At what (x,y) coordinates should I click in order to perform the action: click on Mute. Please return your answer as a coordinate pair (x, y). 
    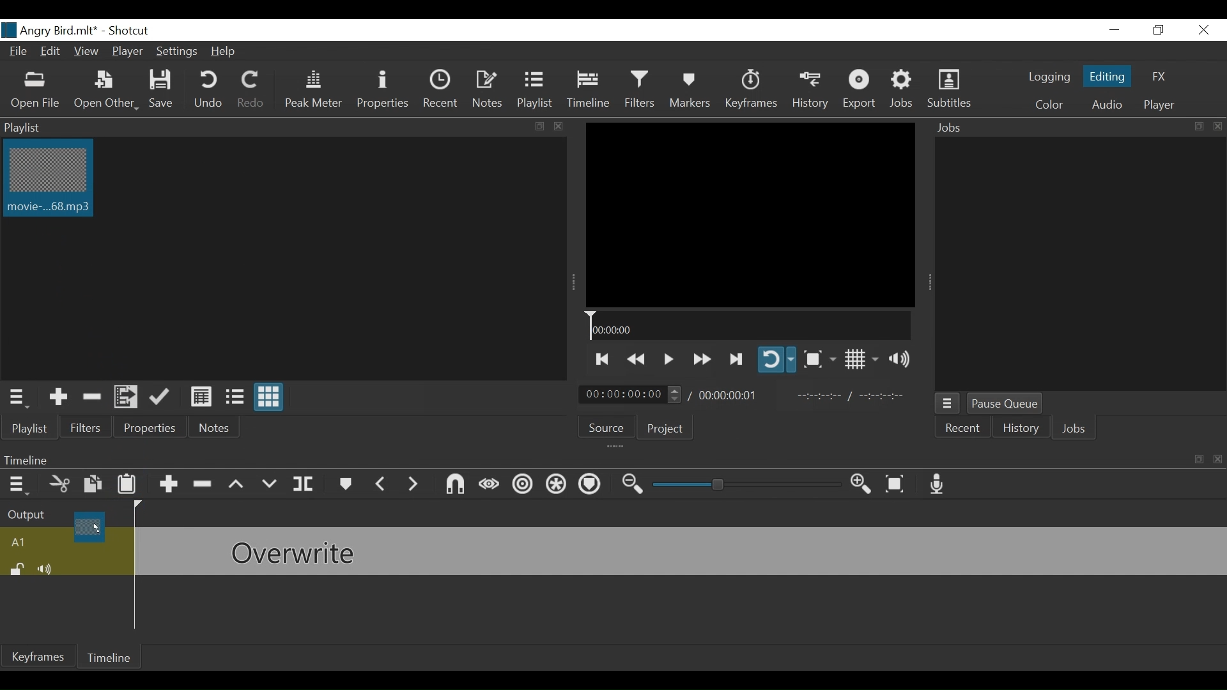
    Looking at the image, I should click on (47, 568).